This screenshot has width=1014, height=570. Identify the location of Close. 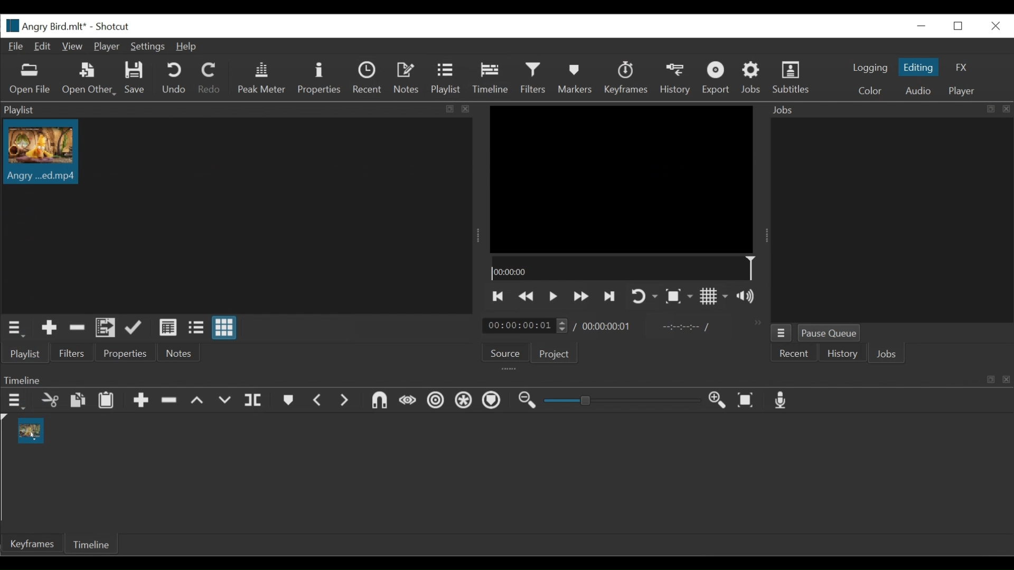
(994, 26).